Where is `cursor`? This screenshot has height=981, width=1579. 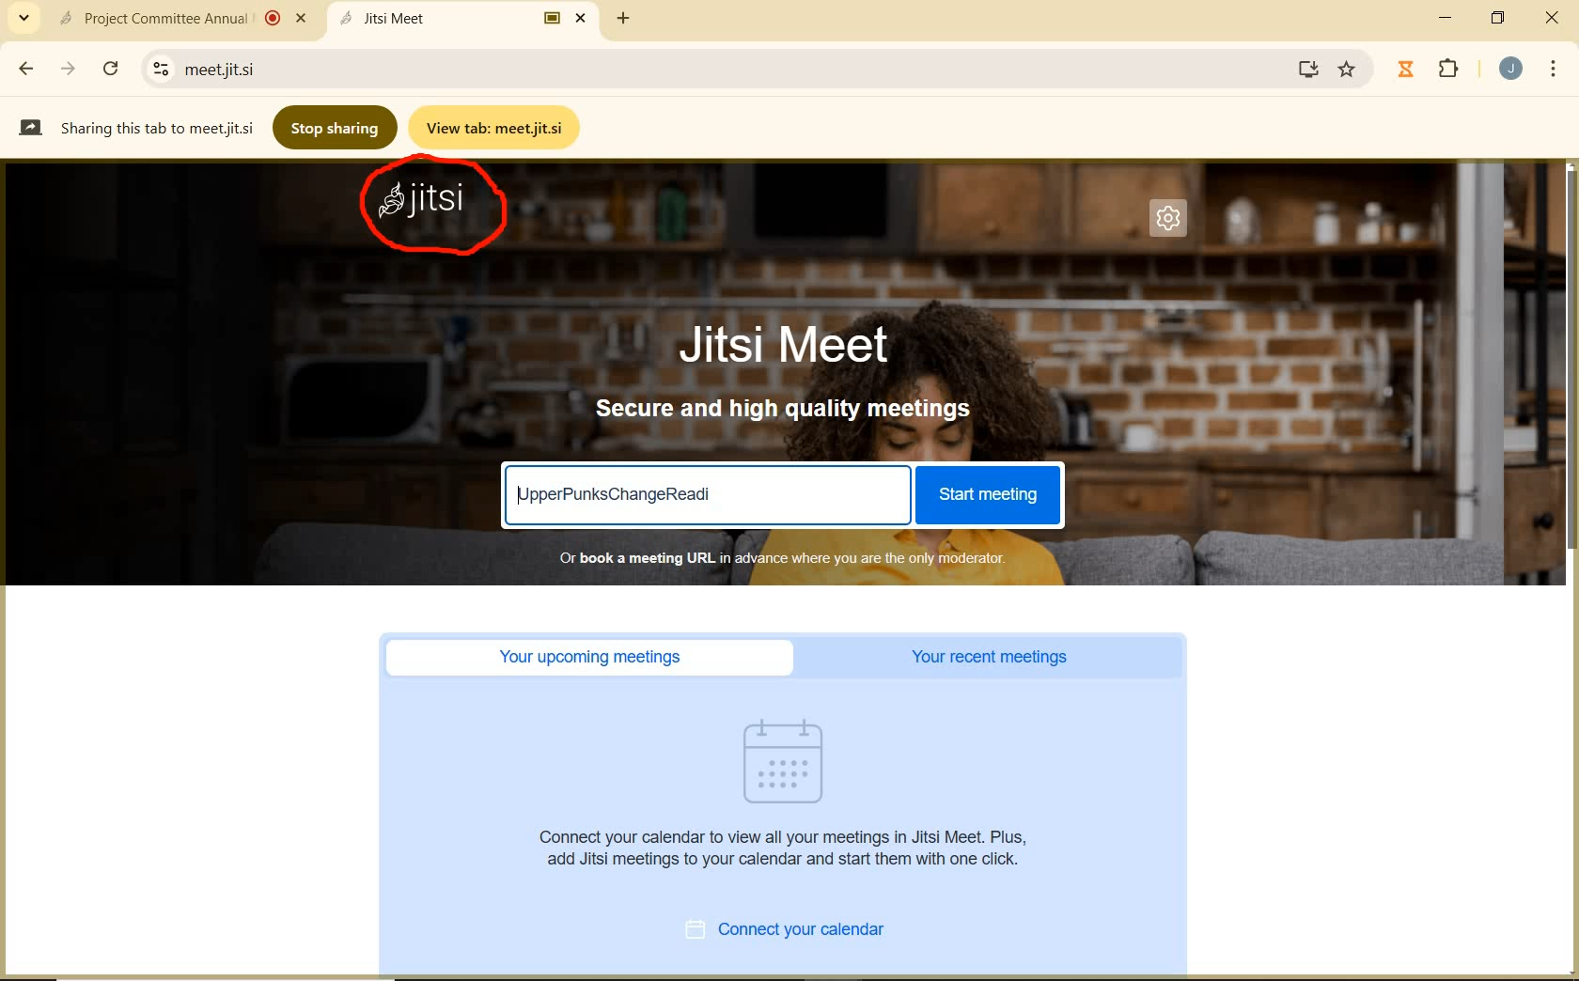
cursor is located at coordinates (978, 729).